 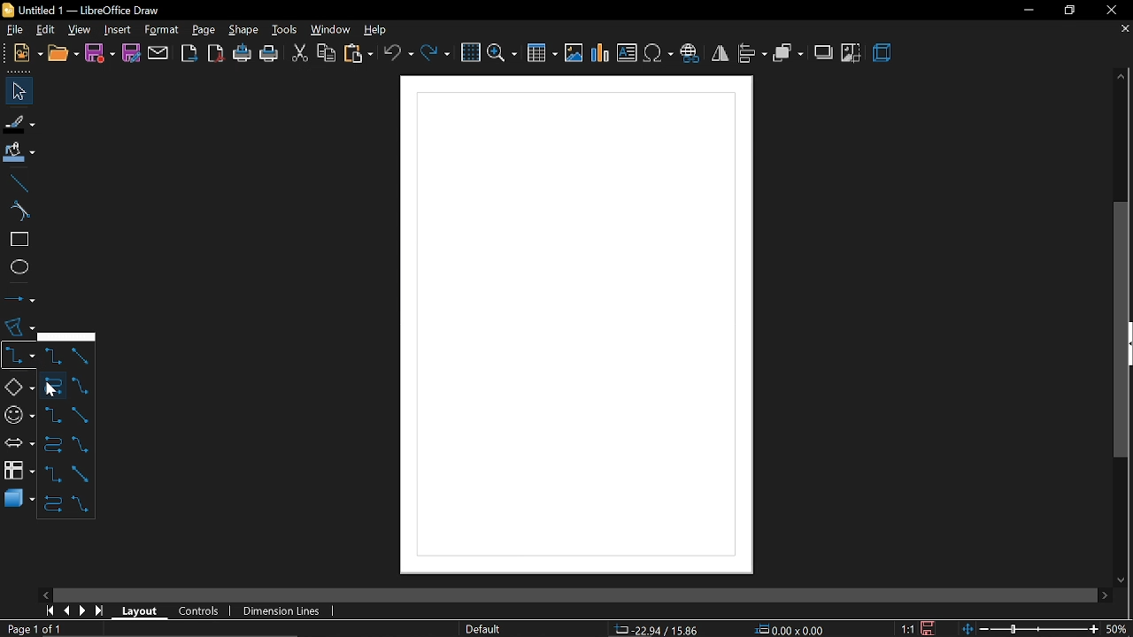 What do you see at coordinates (61, 55) in the screenshot?
I see `open` at bounding box center [61, 55].